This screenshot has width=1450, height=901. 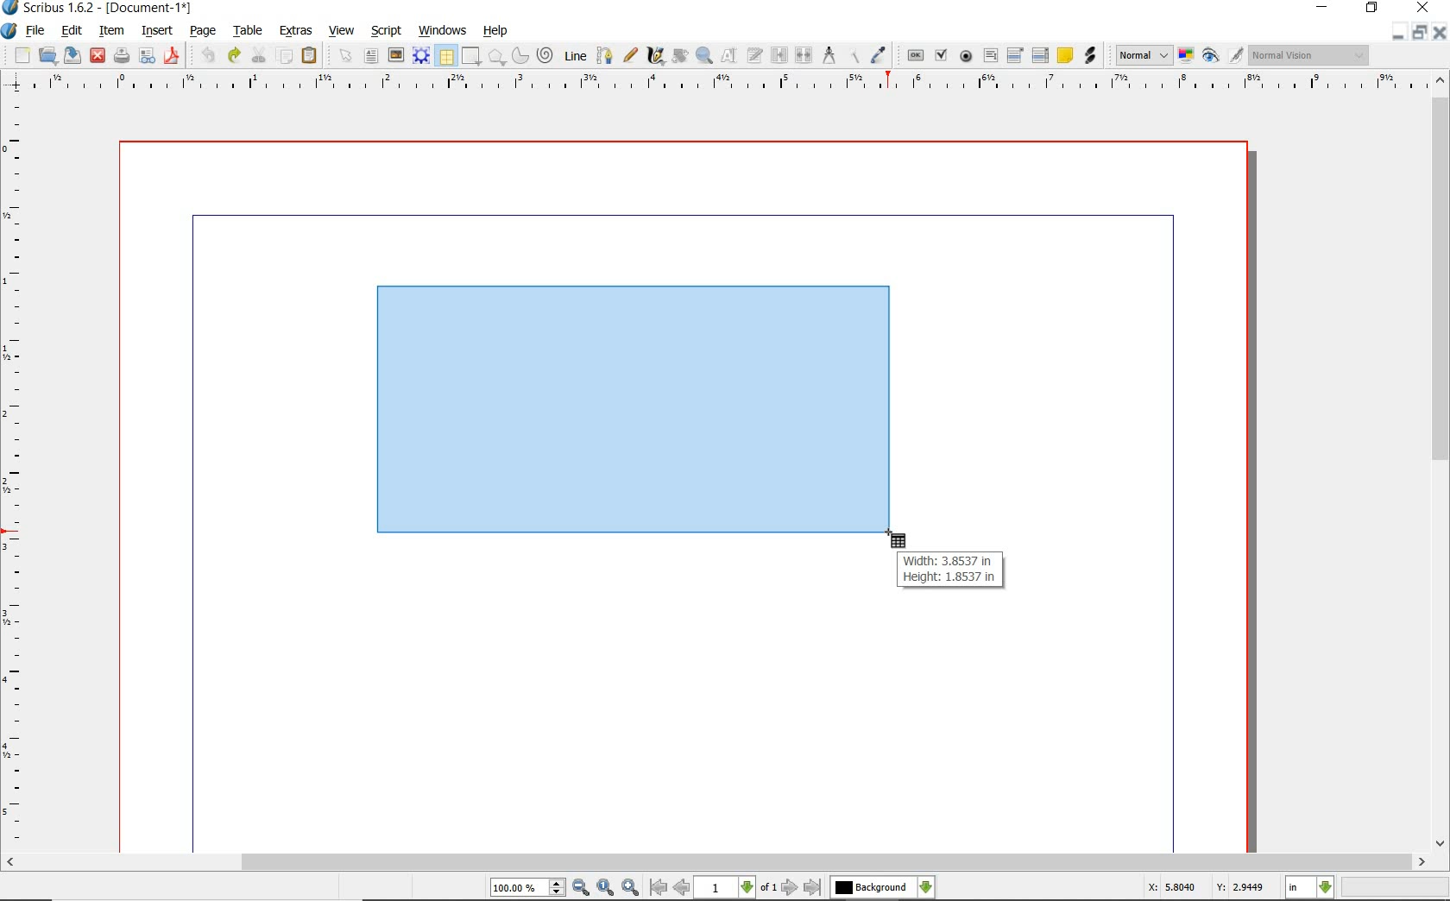 What do you see at coordinates (805, 55) in the screenshot?
I see `unlink text frames` at bounding box center [805, 55].